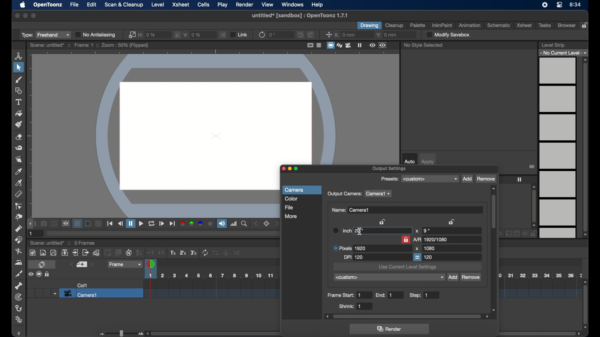  I want to click on , so click(206, 253).